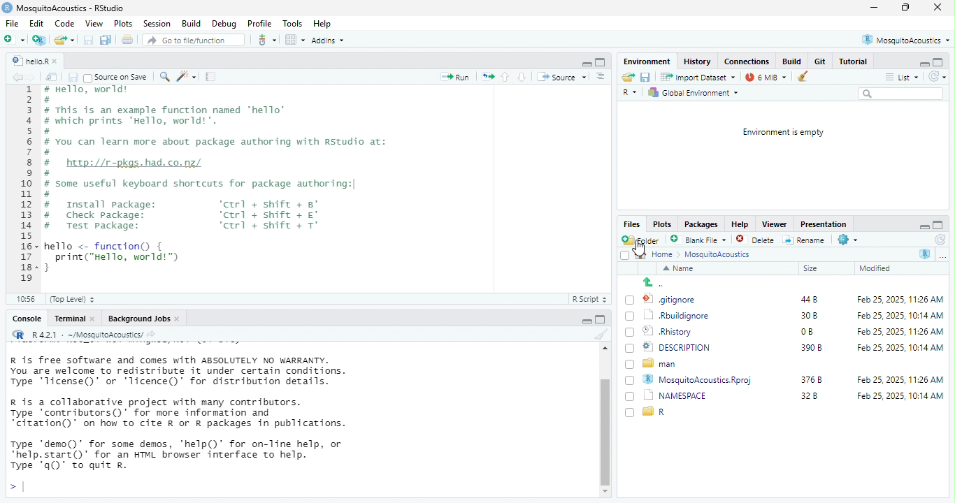 This screenshot has height=503, width=955. Describe the element at coordinates (40, 40) in the screenshot. I see `create a project` at that location.